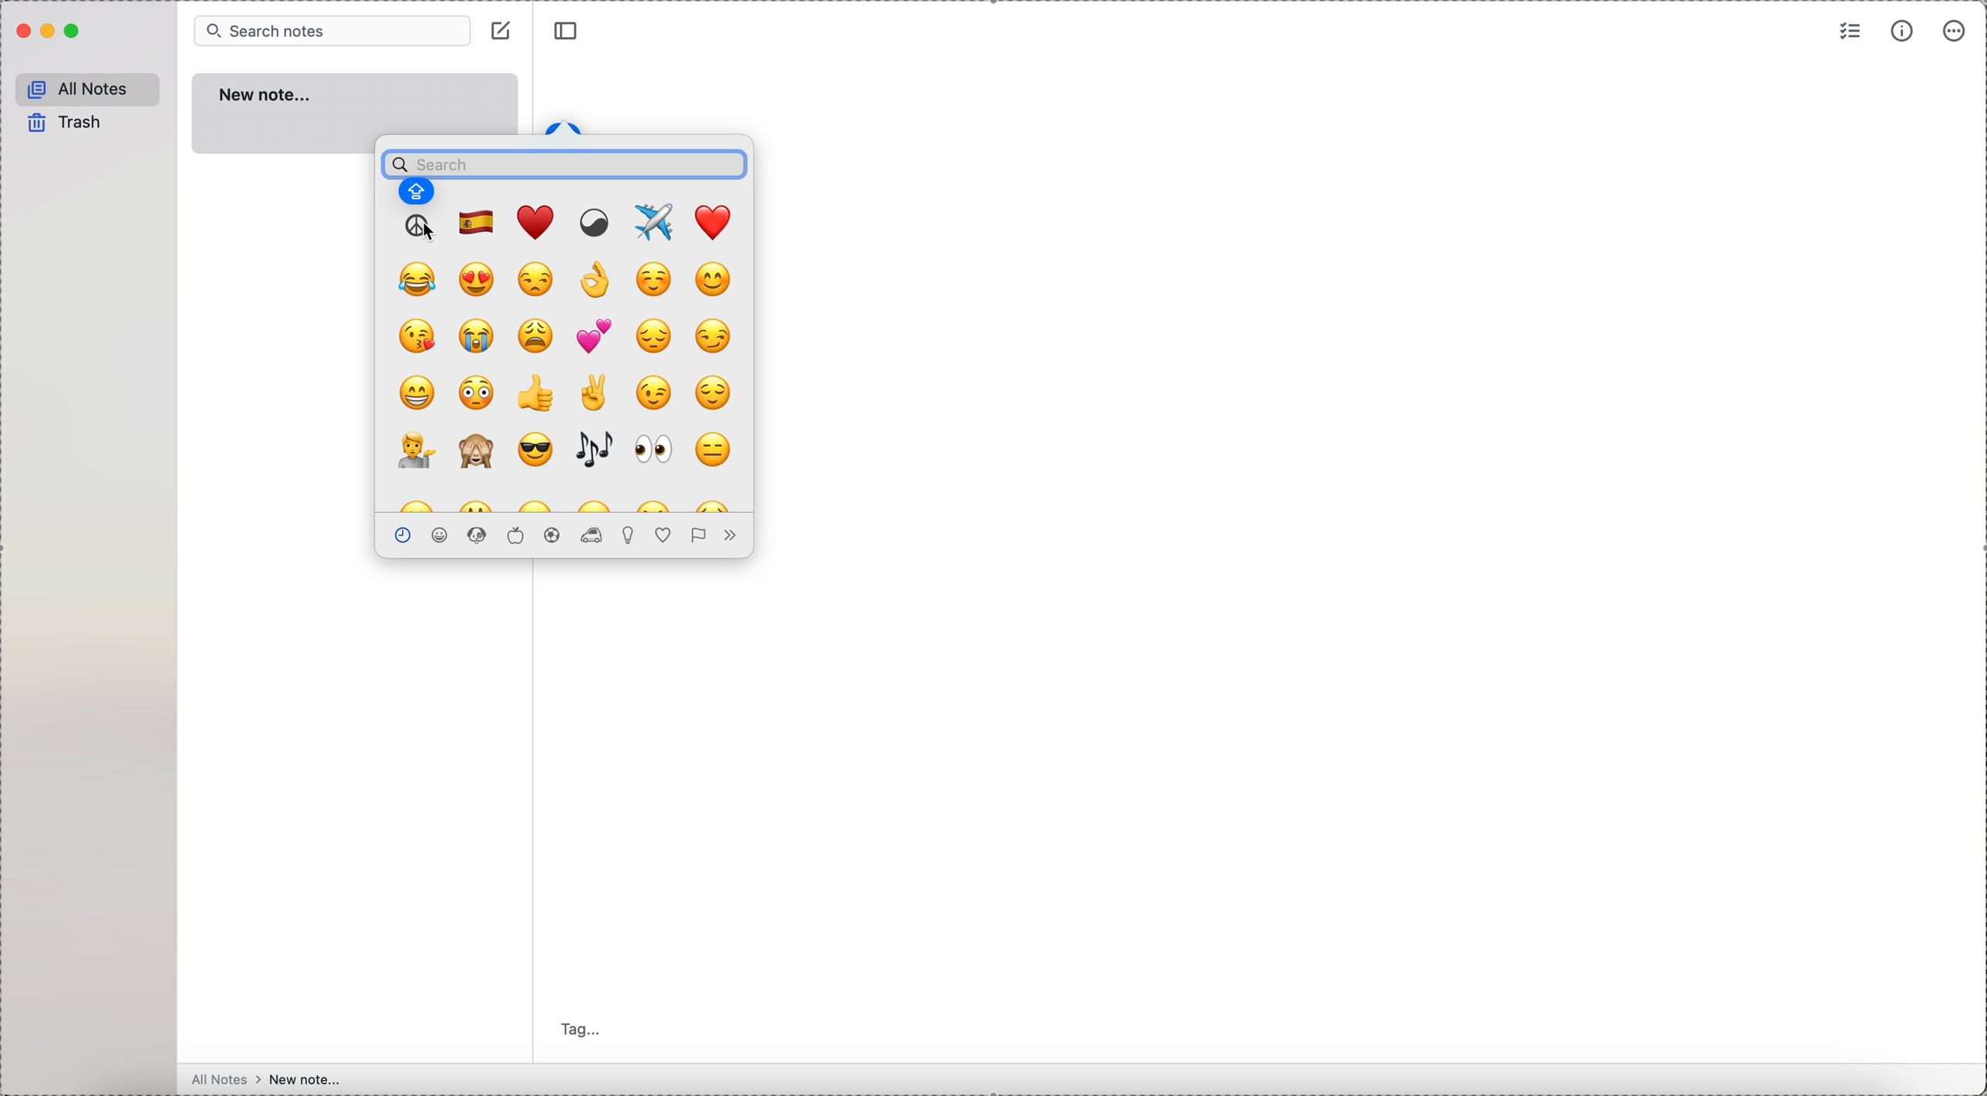  What do you see at coordinates (478, 338) in the screenshot?
I see `emoji` at bounding box center [478, 338].